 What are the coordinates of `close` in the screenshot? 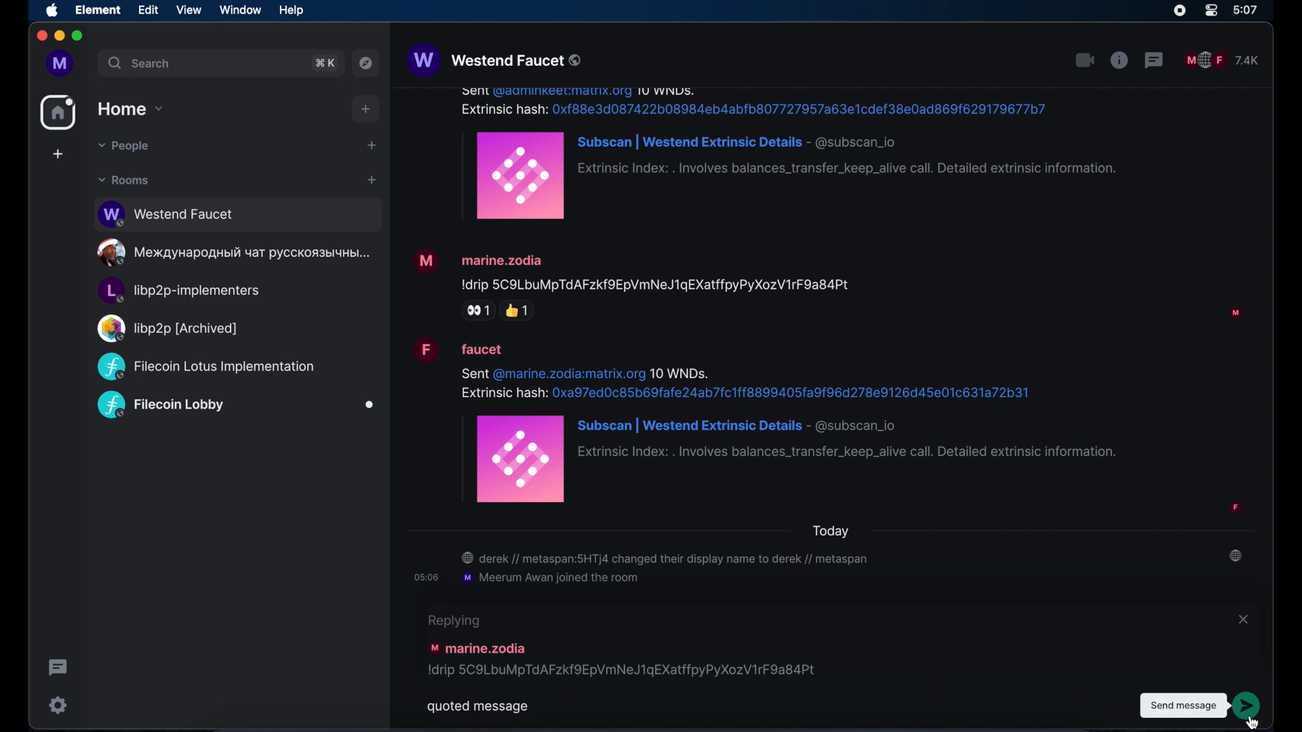 It's located at (41, 36).